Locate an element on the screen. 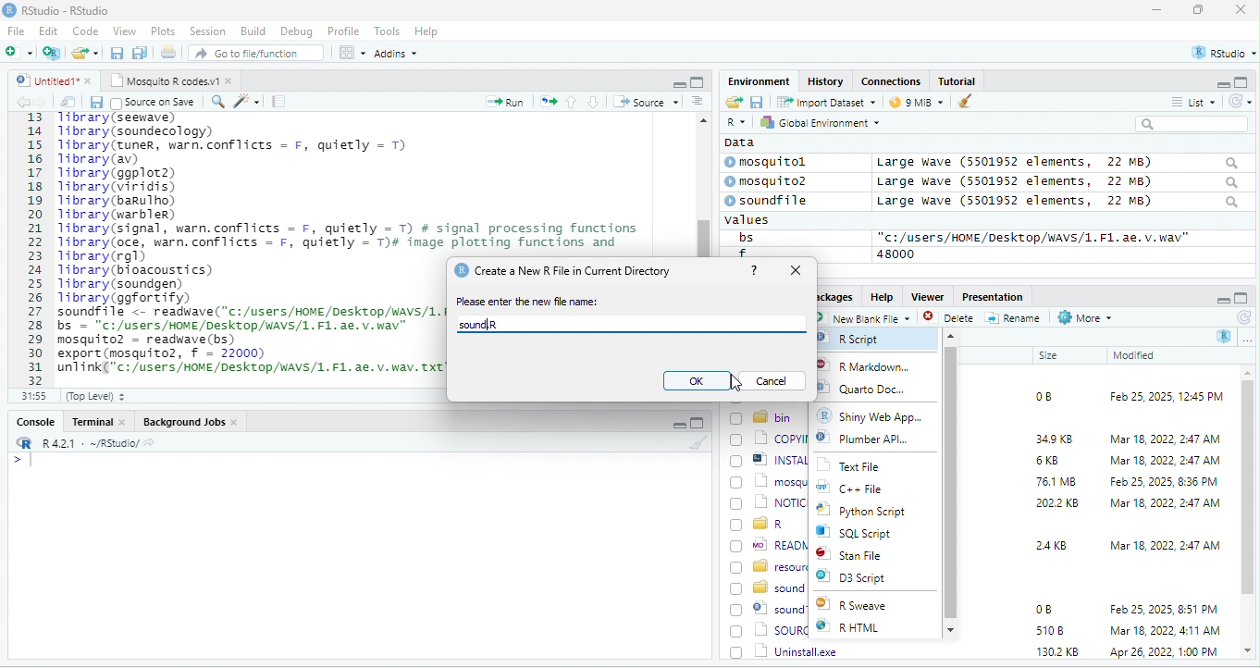 The width and height of the screenshot is (1260, 668). 1 mosquitol.txt is located at coordinates (765, 480).